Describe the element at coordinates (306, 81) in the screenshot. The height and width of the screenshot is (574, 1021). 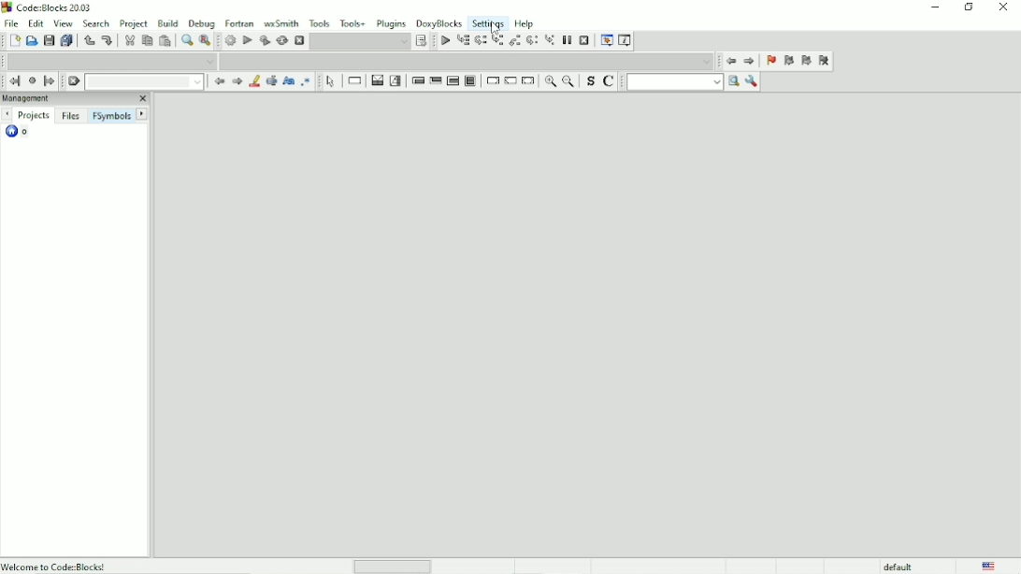
I see `Use regex` at that location.